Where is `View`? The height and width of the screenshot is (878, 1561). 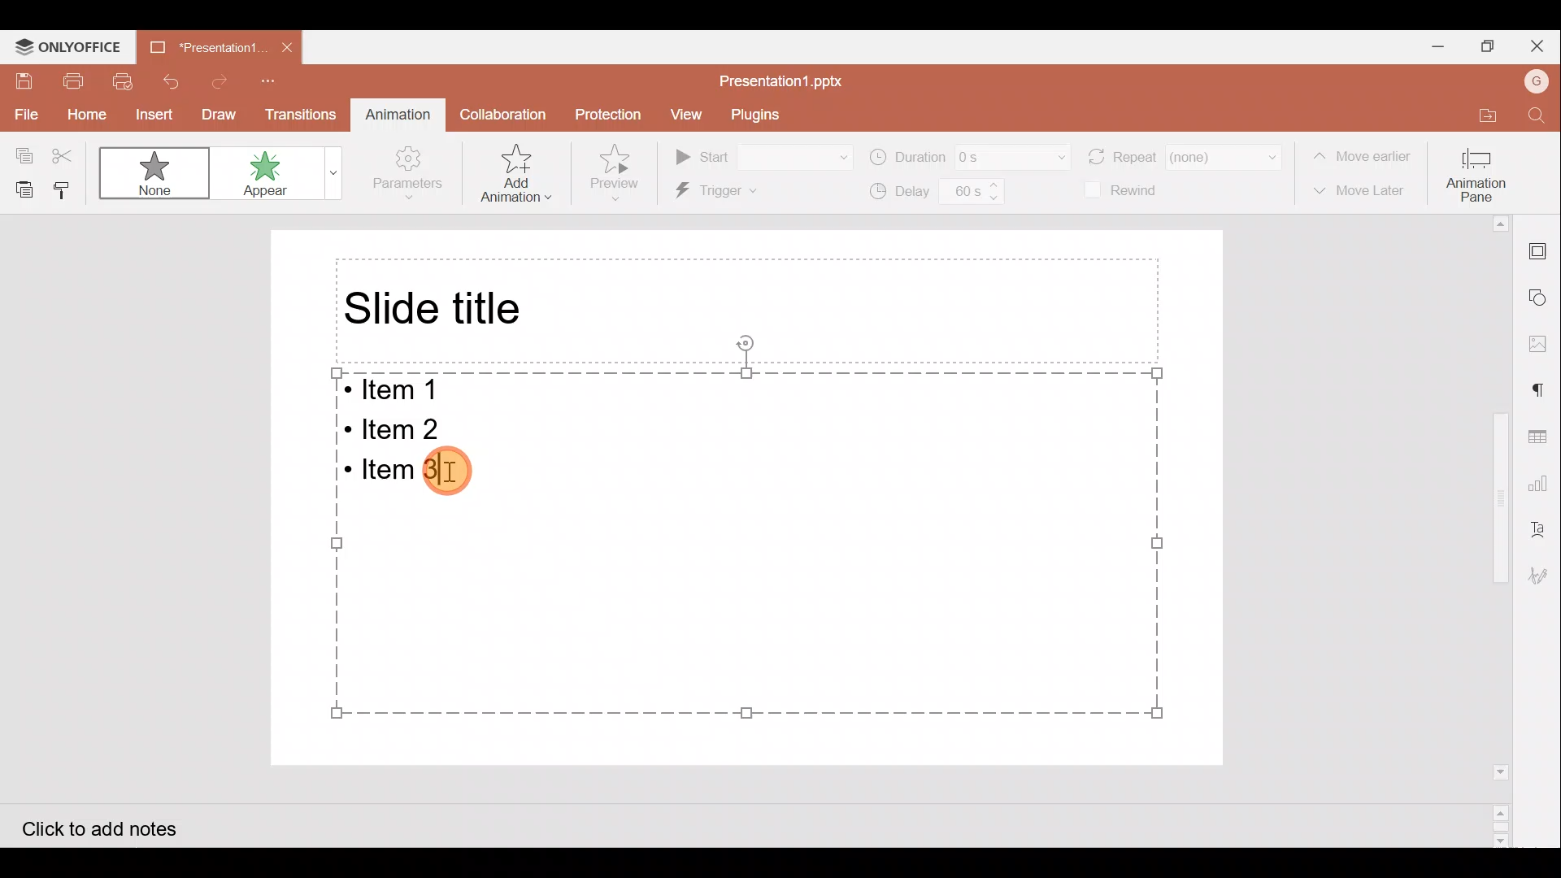
View is located at coordinates (688, 114).